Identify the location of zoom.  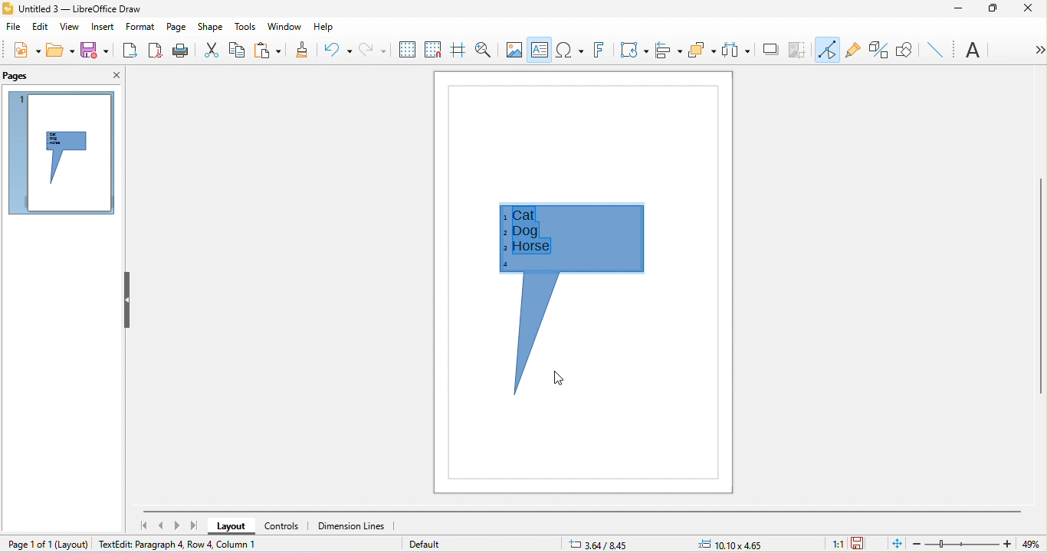
(975, 545).